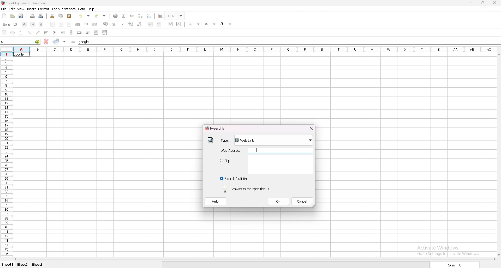  What do you see at coordinates (69, 9) in the screenshot?
I see `statistics` at bounding box center [69, 9].